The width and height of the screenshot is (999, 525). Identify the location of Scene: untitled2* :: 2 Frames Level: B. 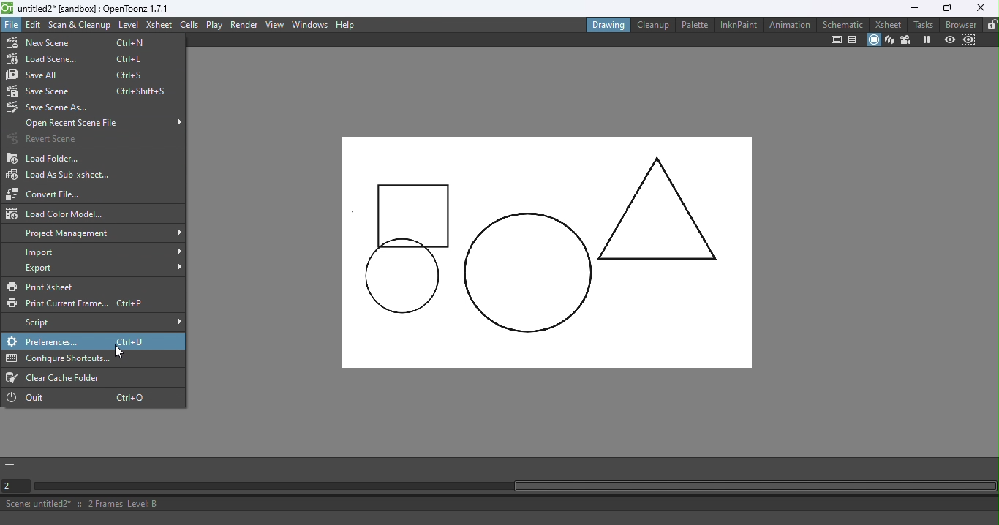
(499, 503).